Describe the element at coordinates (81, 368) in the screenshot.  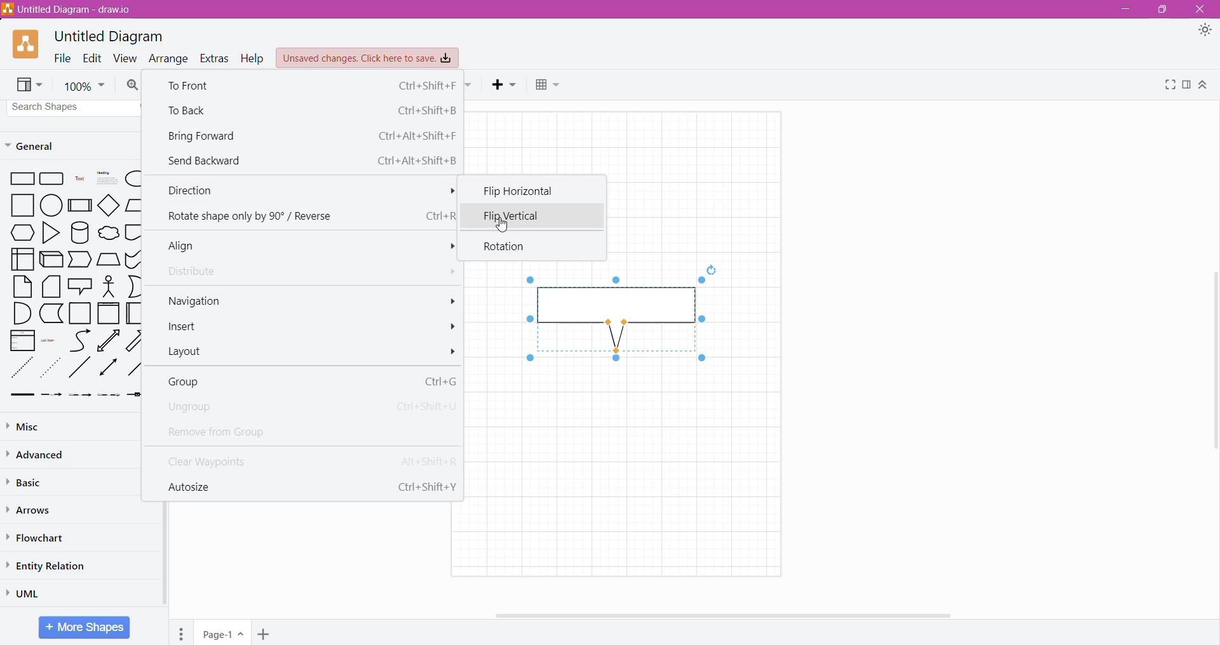
I see `diagonal line` at that location.